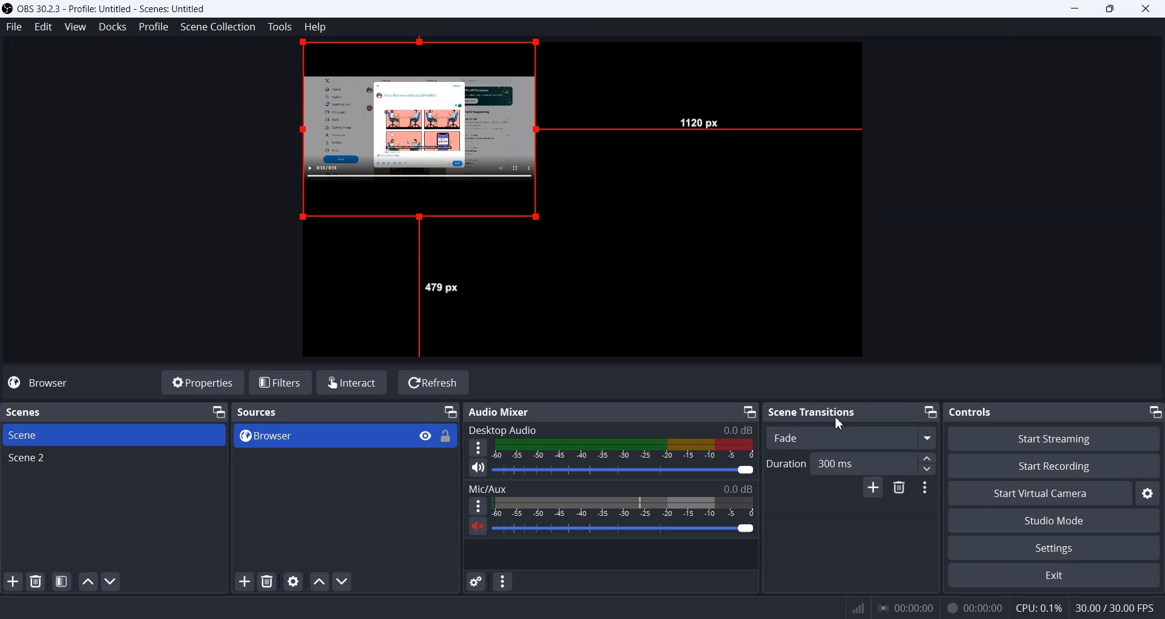  Describe the element at coordinates (220, 411) in the screenshot. I see `Minimize` at that location.